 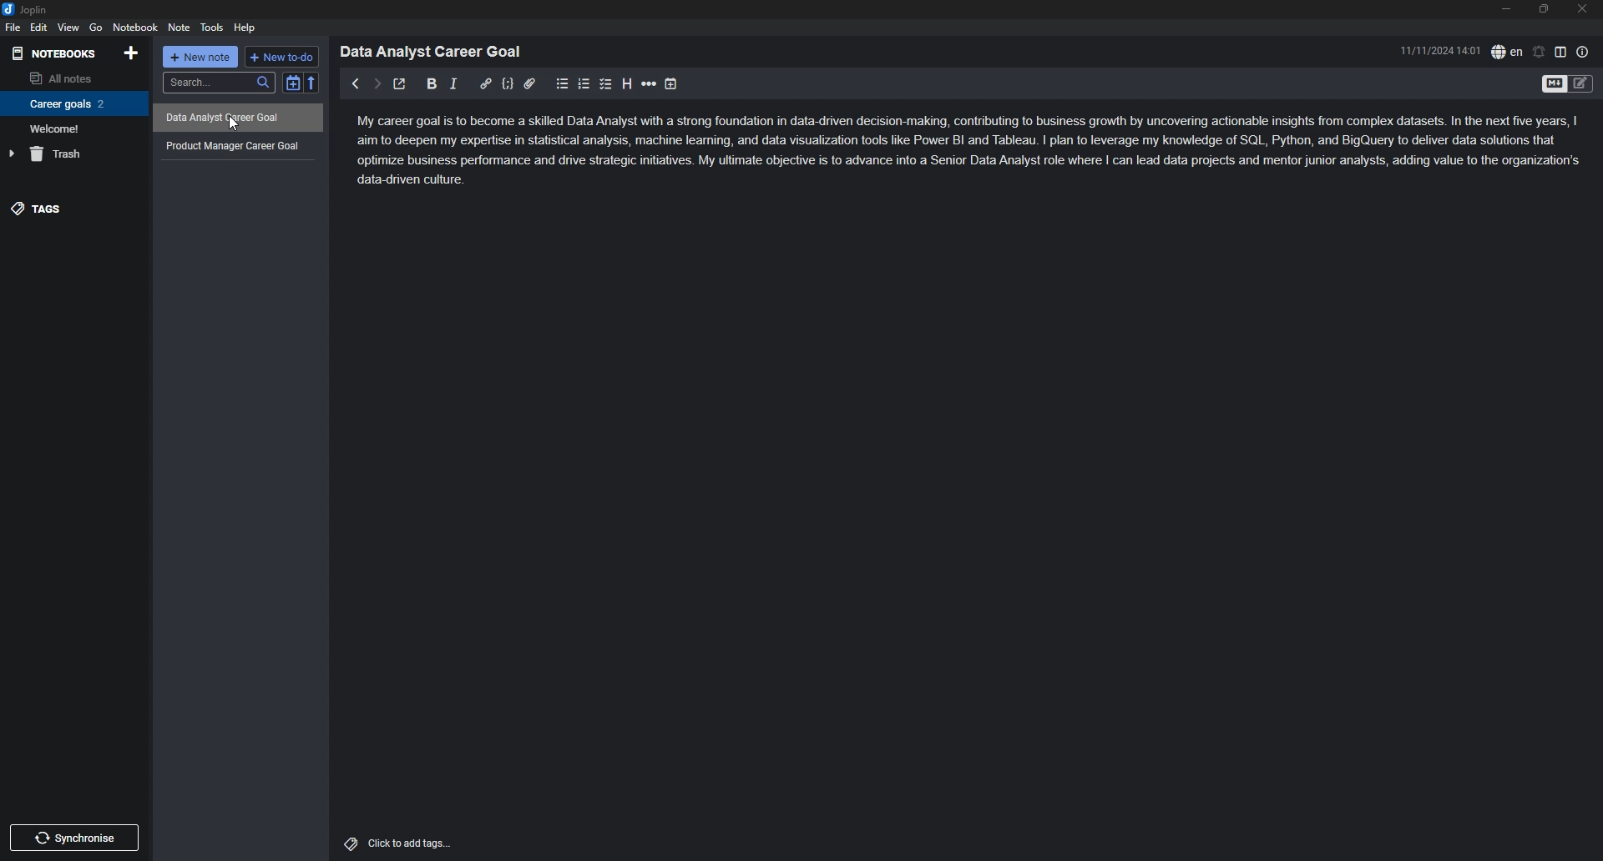 I want to click on Career goals 2, so click(x=71, y=103).